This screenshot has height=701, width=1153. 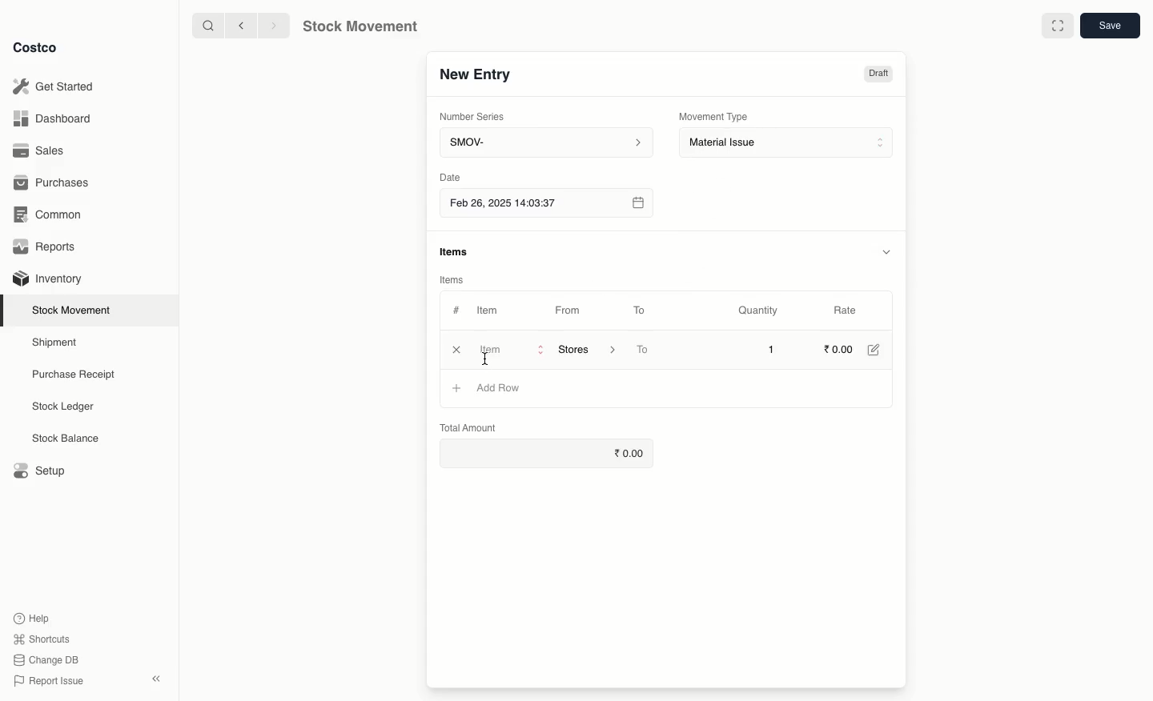 What do you see at coordinates (878, 351) in the screenshot?
I see `Edit` at bounding box center [878, 351].